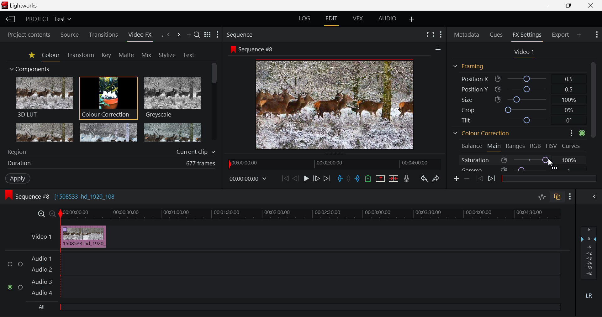  Describe the element at coordinates (305, 20) in the screenshot. I see `LOG Layout` at that location.